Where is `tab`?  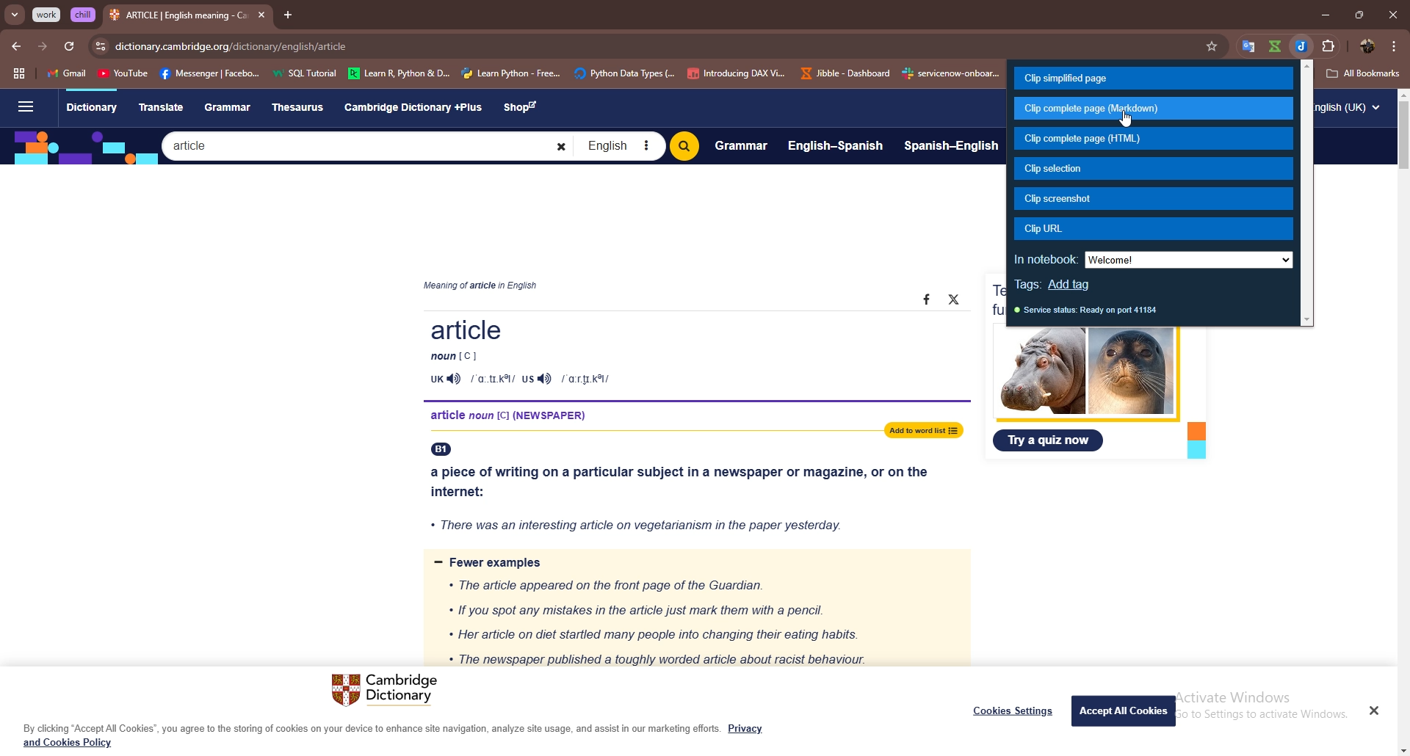 tab is located at coordinates (178, 17).